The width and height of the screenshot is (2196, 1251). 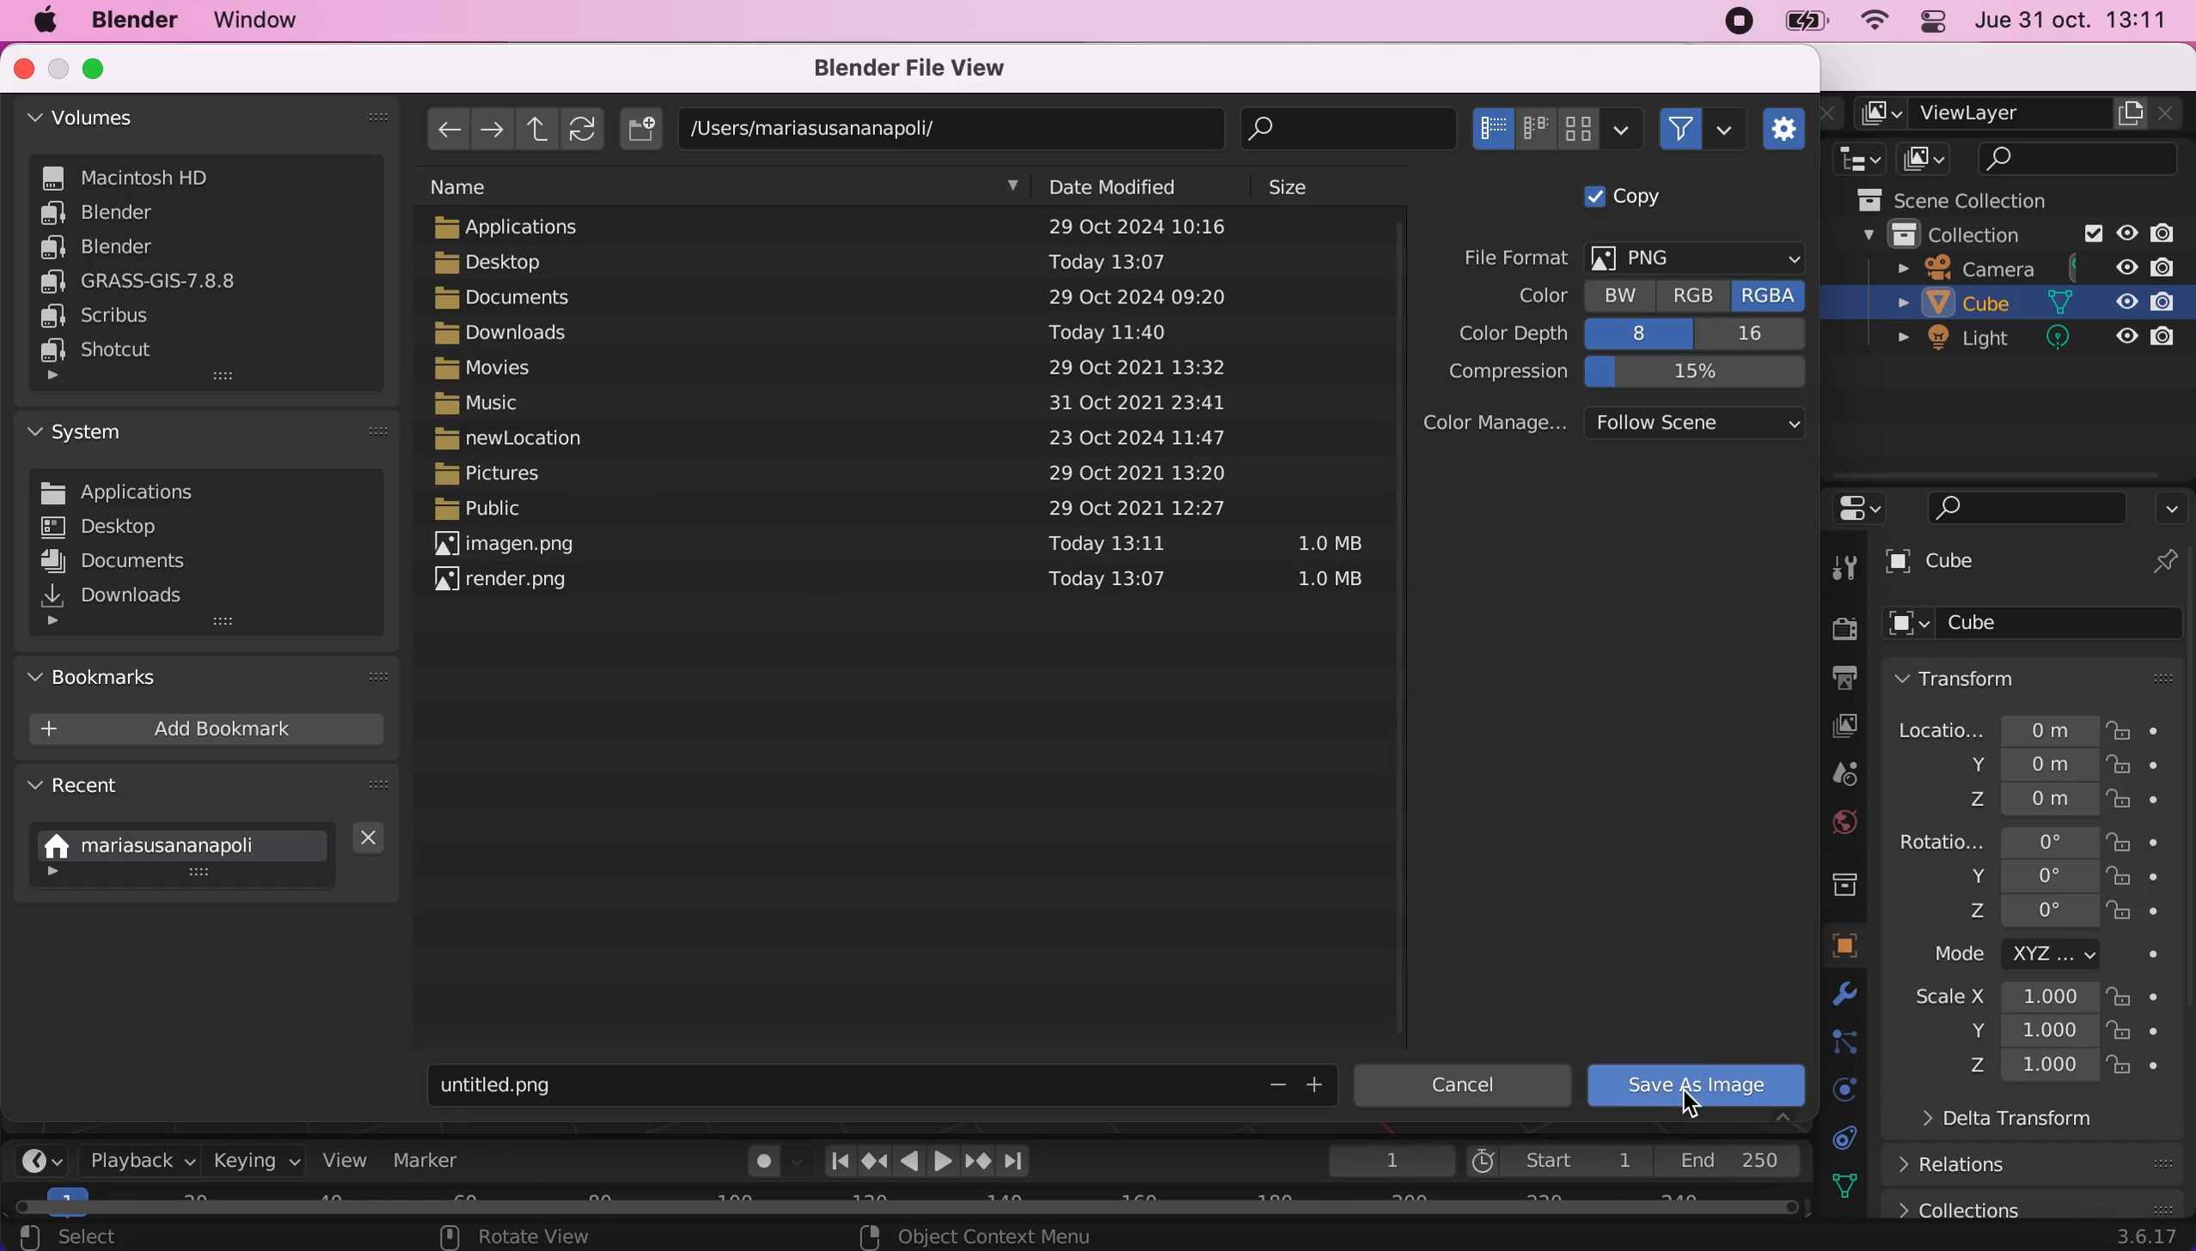 I want to click on collection, so click(x=2010, y=233).